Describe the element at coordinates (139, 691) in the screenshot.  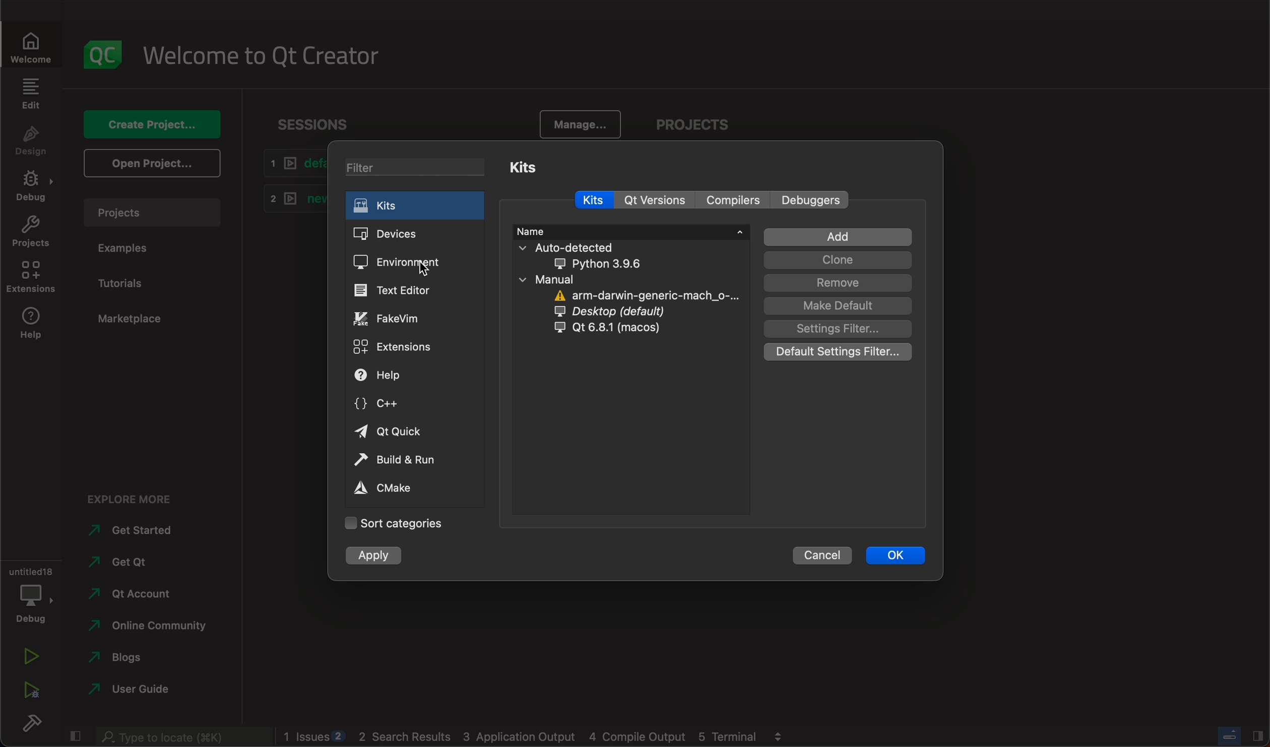
I see `guide` at that location.